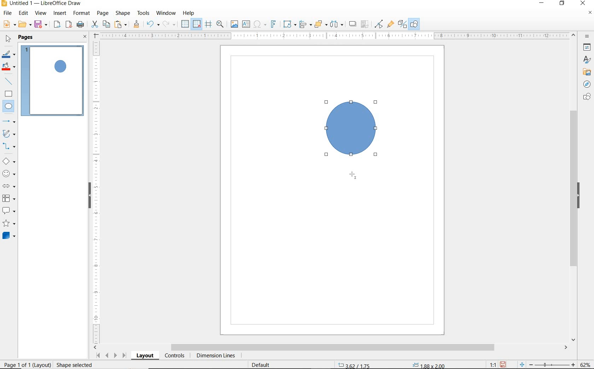 The image size is (594, 369). Describe the element at coordinates (350, 128) in the screenshot. I see `DRAWN CIRCLE` at that location.